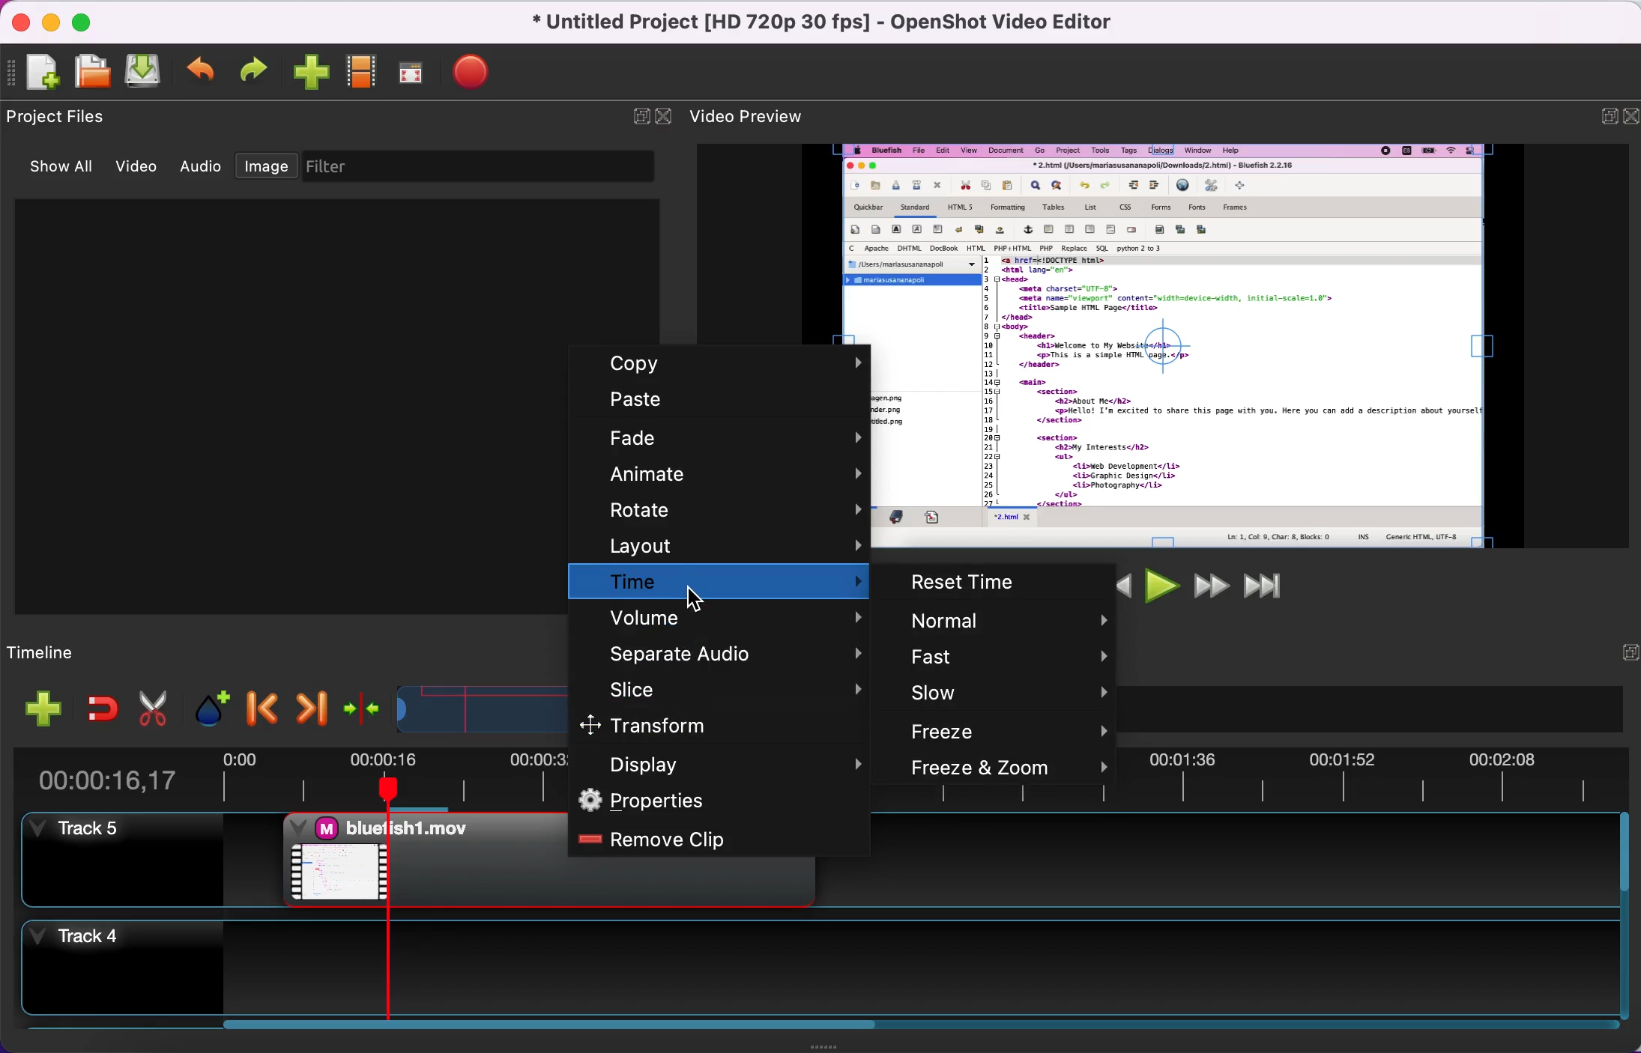 Image resolution: width=1641 pixels, height=1053 pixels. Describe the element at coordinates (704, 725) in the screenshot. I see `transform` at that location.